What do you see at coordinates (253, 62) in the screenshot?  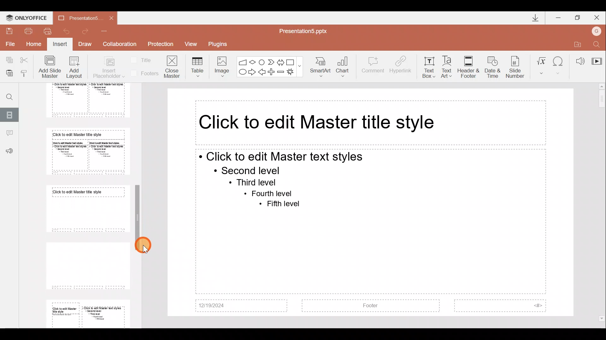 I see `Flow chart-decision` at bounding box center [253, 62].